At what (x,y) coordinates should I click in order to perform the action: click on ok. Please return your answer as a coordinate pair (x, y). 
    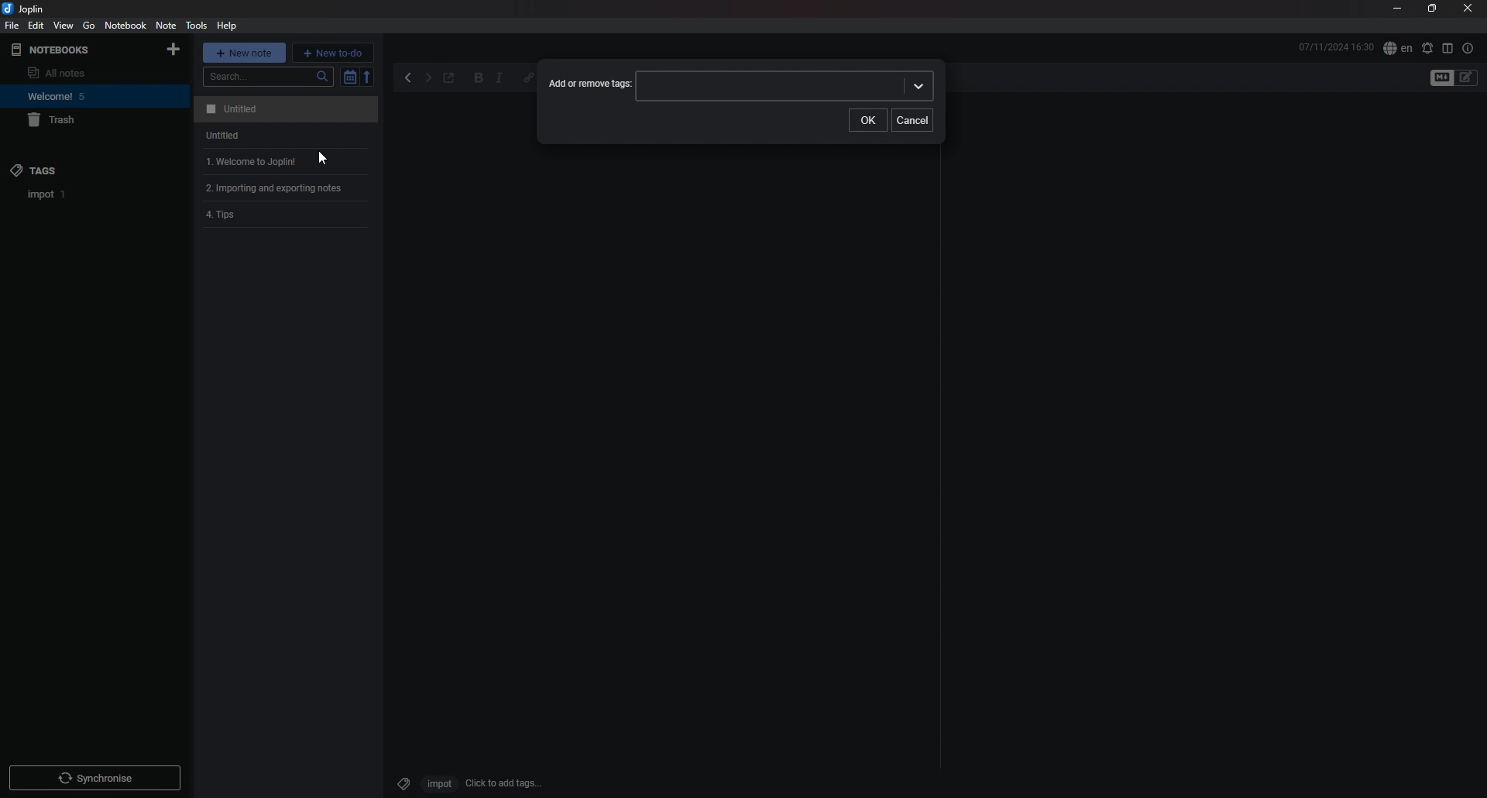
    Looking at the image, I should click on (871, 120).